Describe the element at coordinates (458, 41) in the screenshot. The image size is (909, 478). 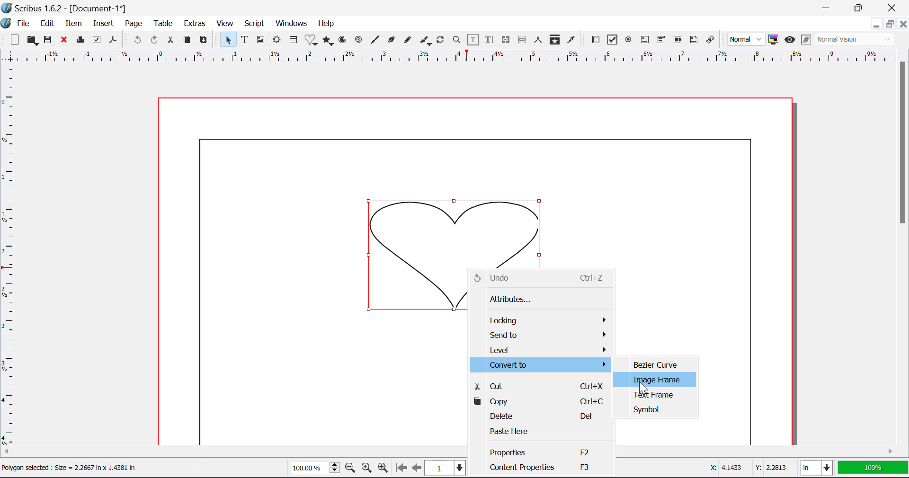
I see `Zoom` at that location.